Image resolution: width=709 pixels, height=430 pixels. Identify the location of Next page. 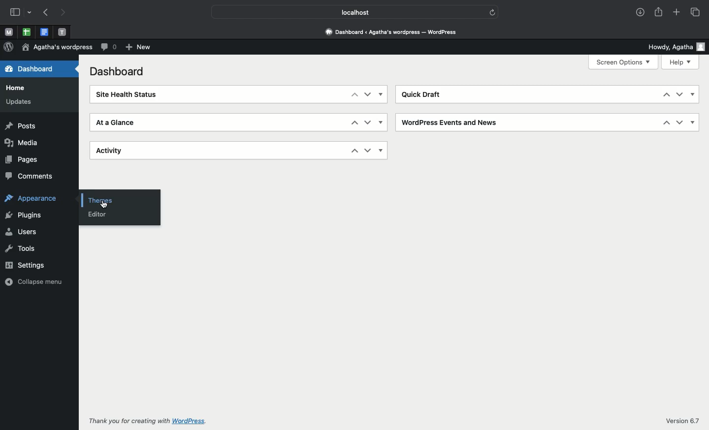
(63, 13).